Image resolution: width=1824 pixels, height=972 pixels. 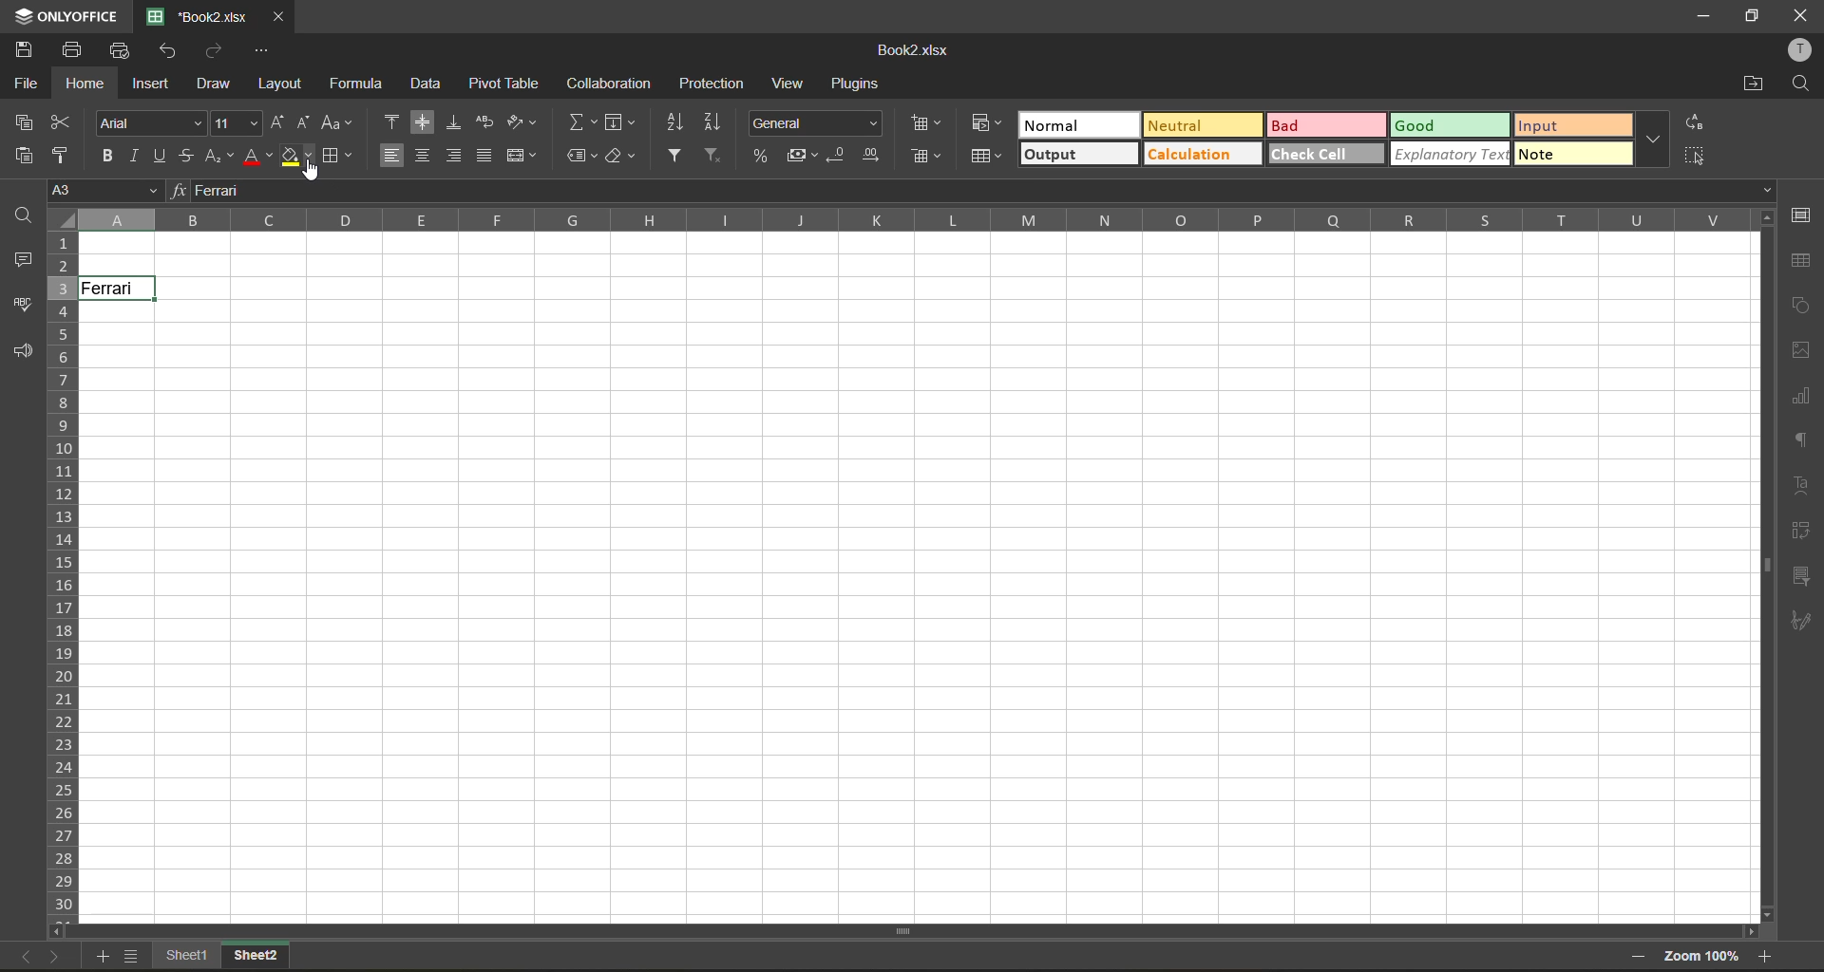 What do you see at coordinates (218, 50) in the screenshot?
I see `redo` at bounding box center [218, 50].